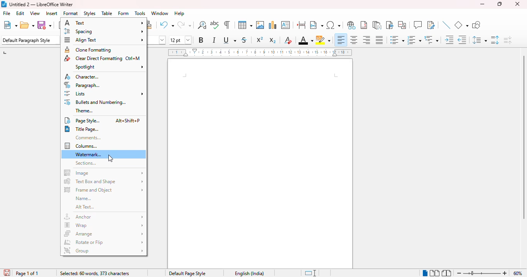  Describe the element at coordinates (226, 25) in the screenshot. I see `toggle formatting marks` at that location.